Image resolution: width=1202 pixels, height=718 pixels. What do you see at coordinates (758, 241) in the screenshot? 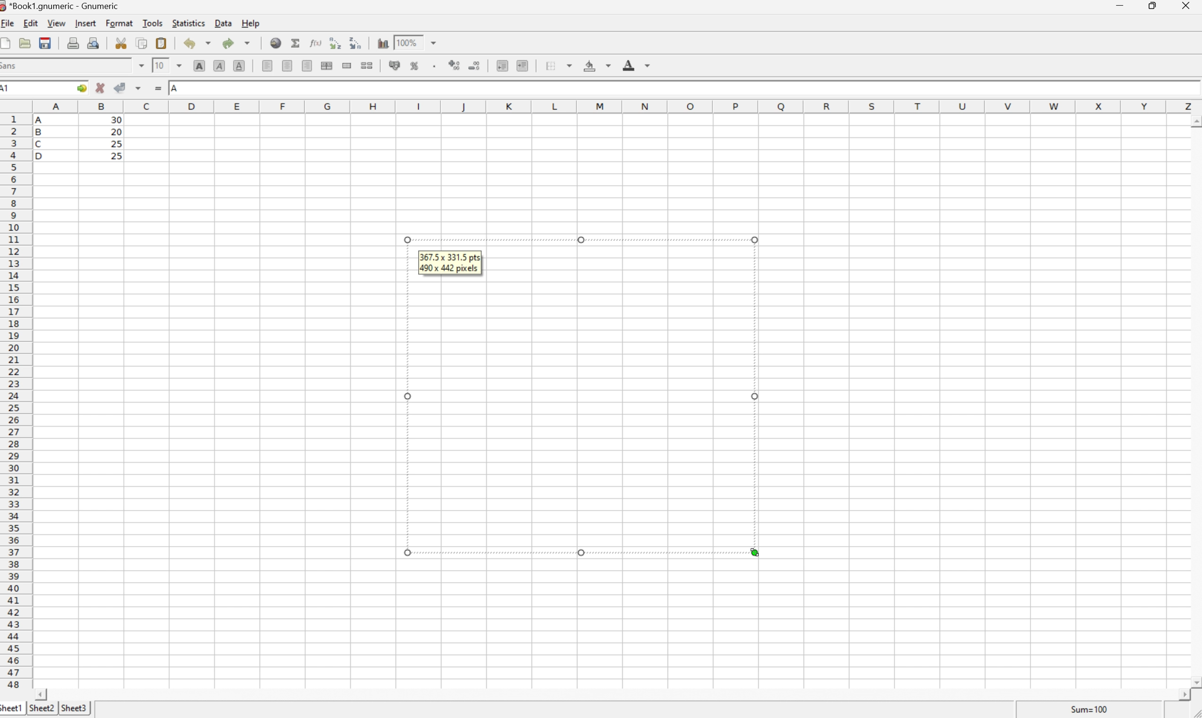
I see `` at bounding box center [758, 241].